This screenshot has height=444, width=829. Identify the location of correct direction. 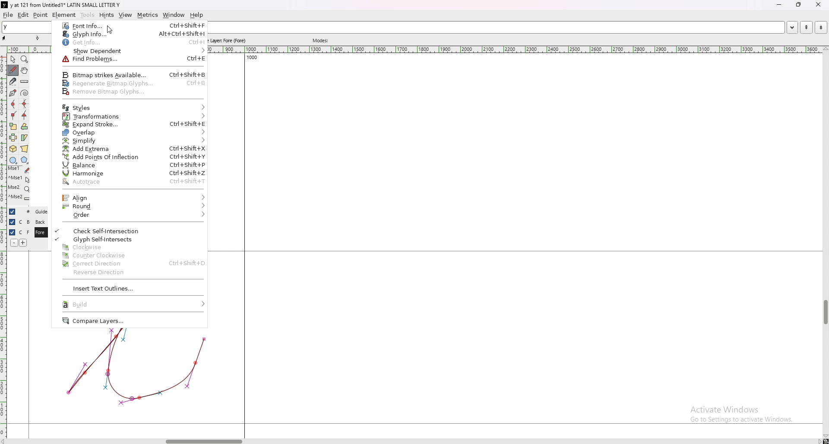
(132, 263).